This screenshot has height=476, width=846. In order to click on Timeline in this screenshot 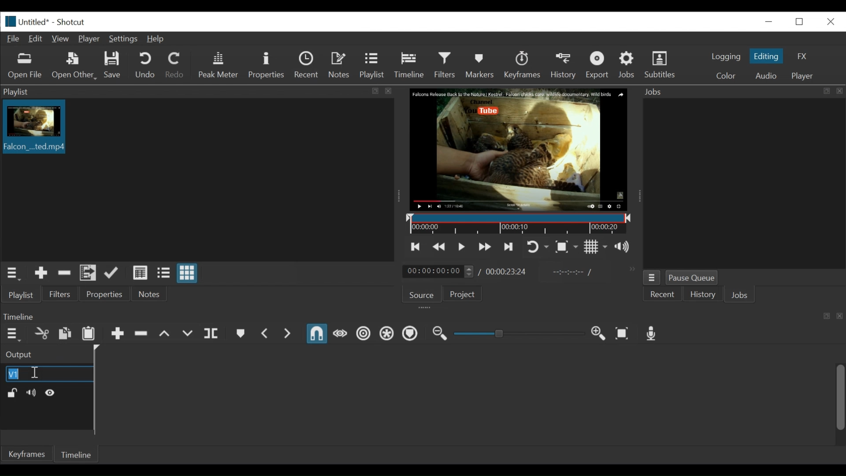, I will do `click(519, 224)`.